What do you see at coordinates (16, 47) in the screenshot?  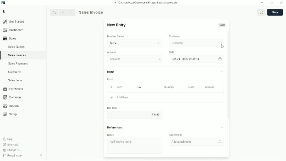 I see `Sales quotes` at bounding box center [16, 47].